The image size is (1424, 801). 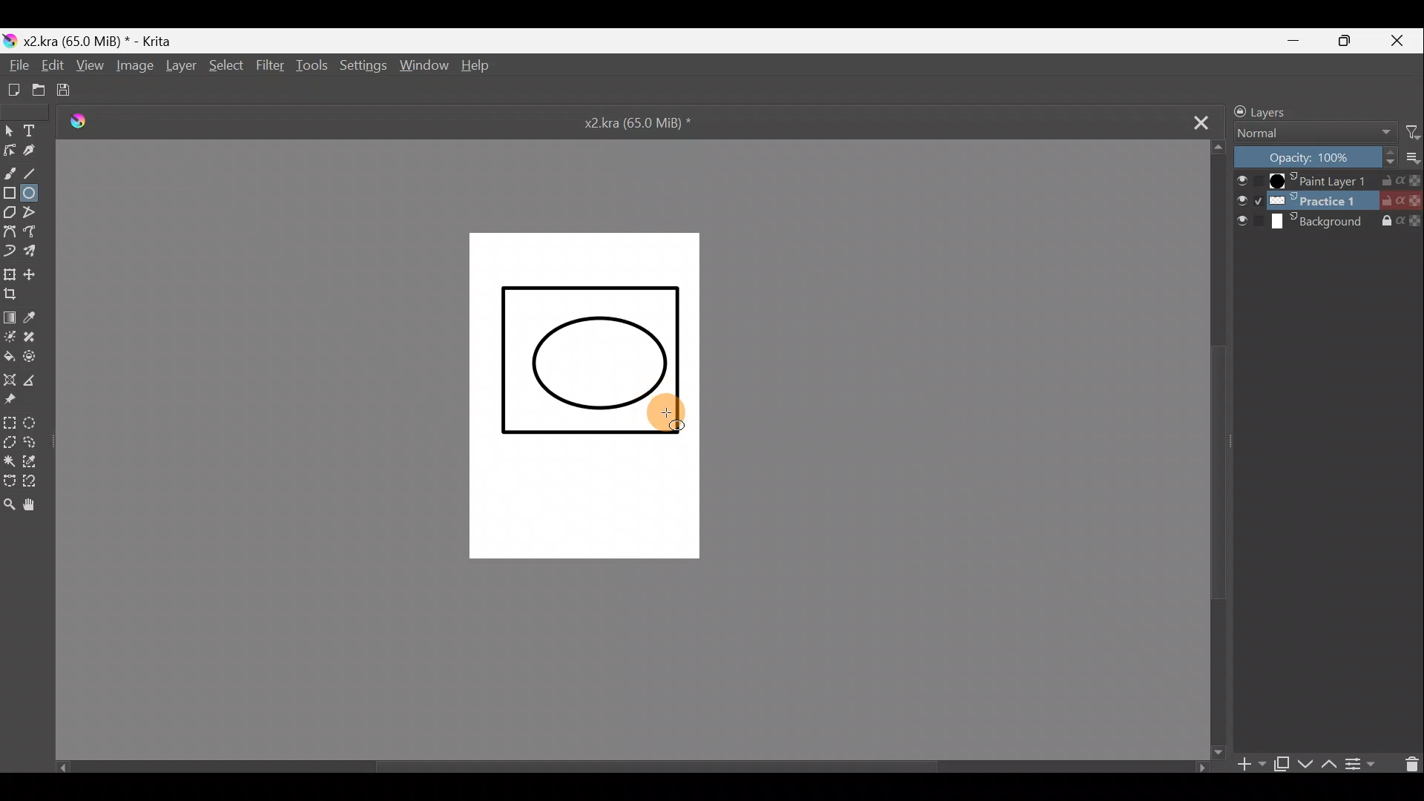 What do you see at coordinates (37, 151) in the screenshot?
I see `Calligraphy` at bounding box center [37, 151].